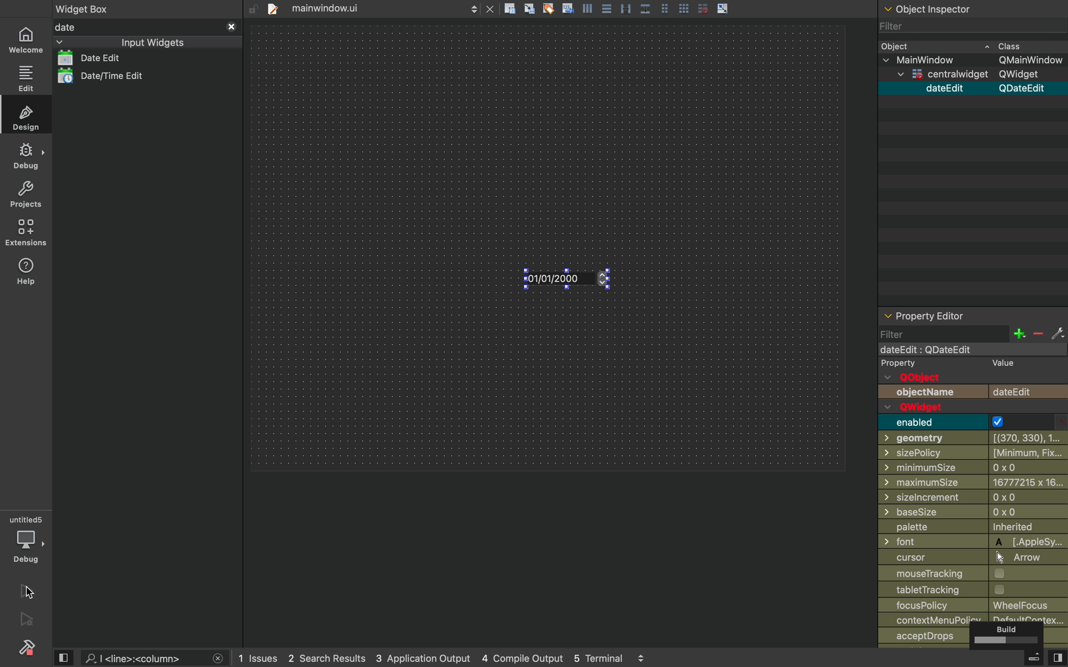 This screenshot has height=667, width=1068. Describe the element at coordinates (530, 8) in the screenshot. I see `align to grid` at that location.